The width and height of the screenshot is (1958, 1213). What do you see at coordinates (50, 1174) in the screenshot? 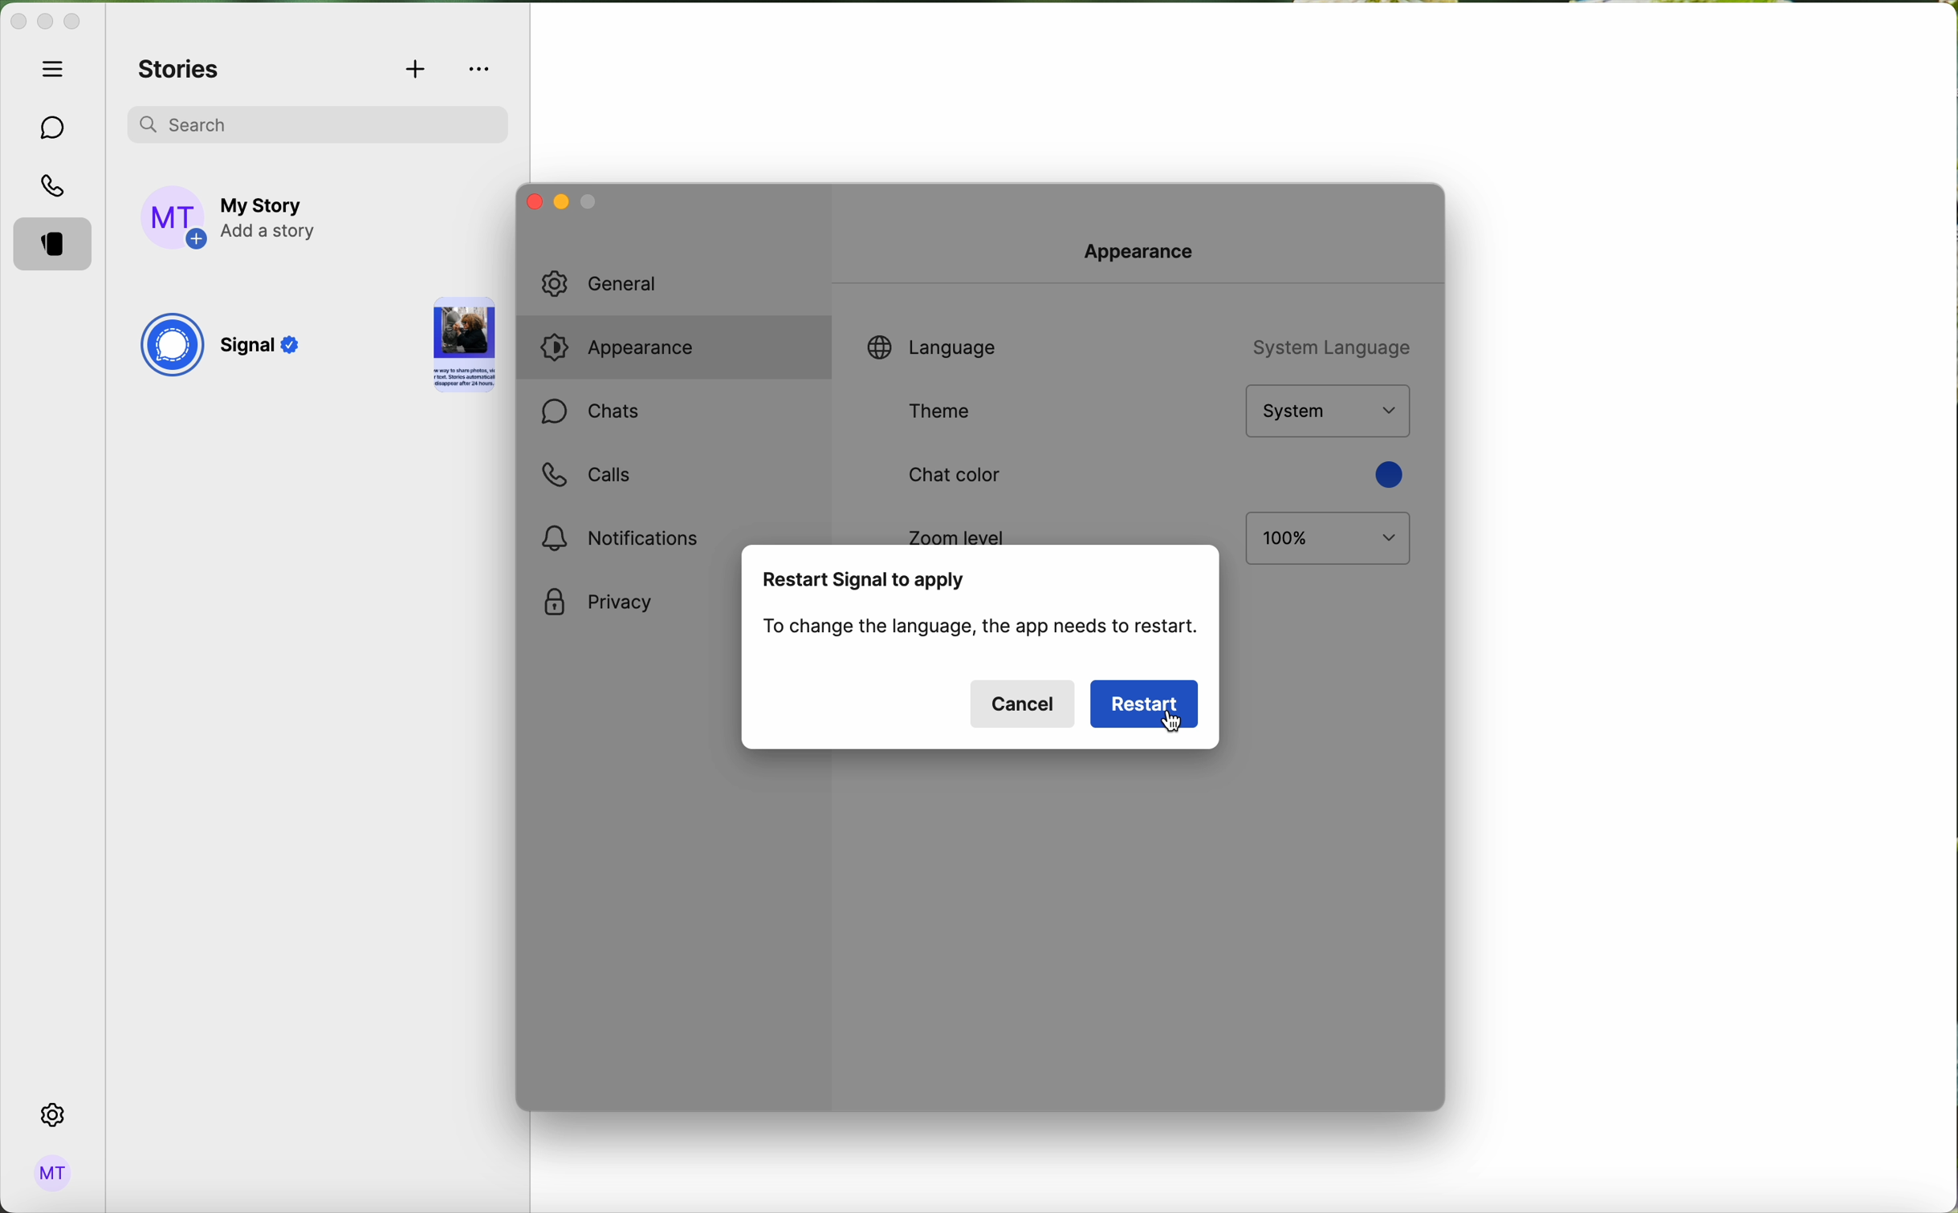
I see `admin logo` at bounding box center [50, 1174].